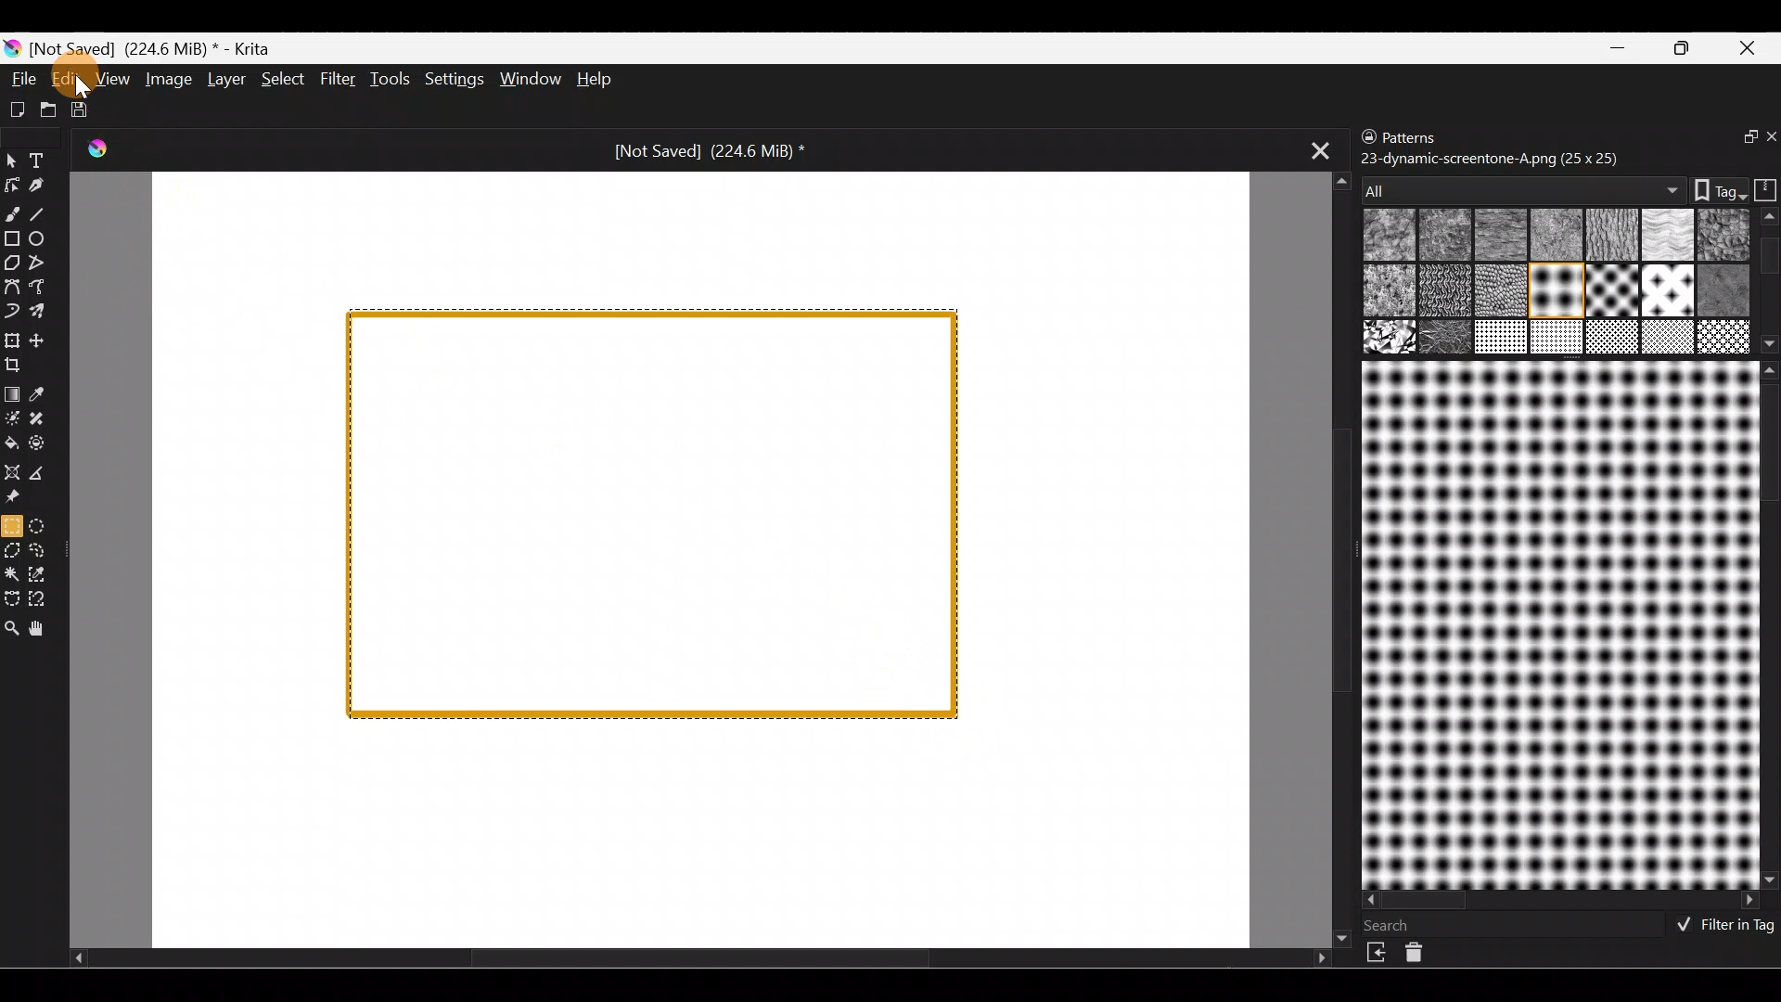 Image resolution: width=1781 pixels, height=1002 pixels. What do you see at coordinates (1391, 339) in the screenshot?
I see `14 Texture_rock.png` at bounding box center [1391, 339].